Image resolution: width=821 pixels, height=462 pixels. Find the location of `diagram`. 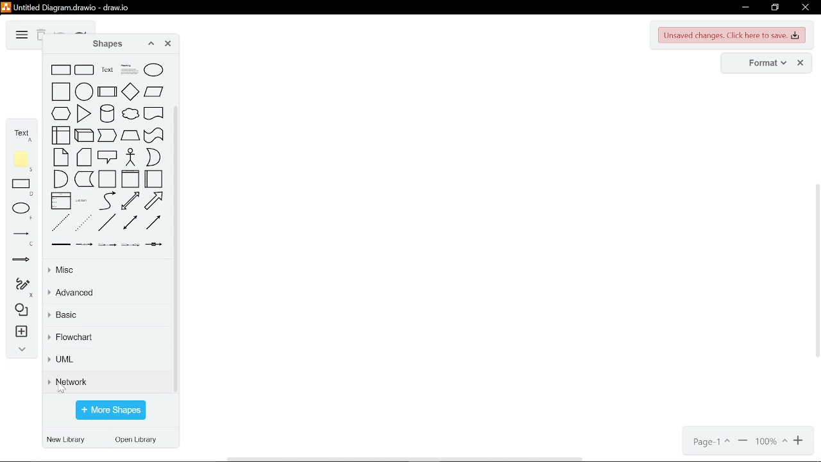

diagram is located at coordinates (21, 35).